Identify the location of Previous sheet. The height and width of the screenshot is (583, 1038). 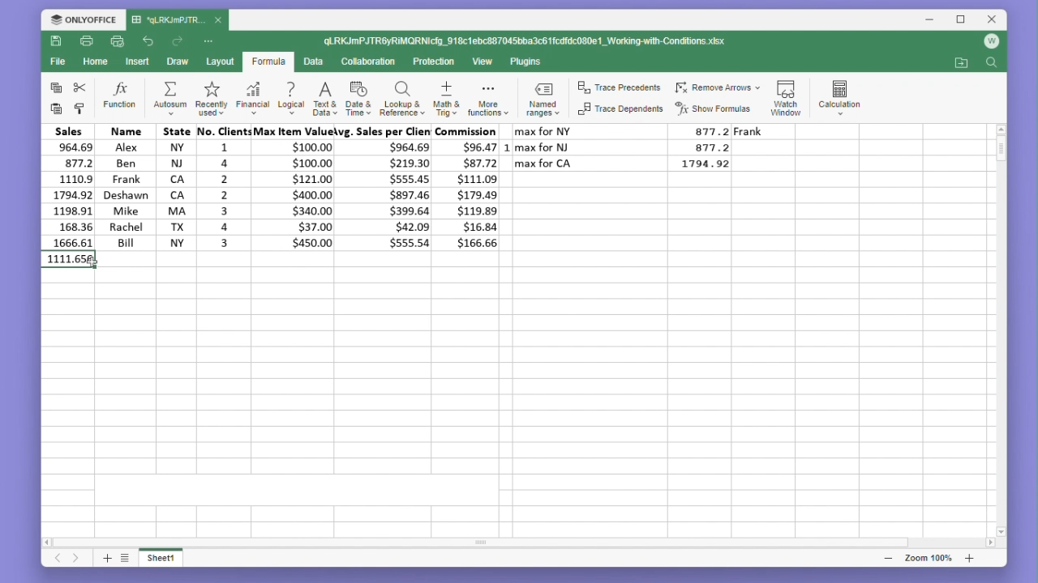
(52, 561).